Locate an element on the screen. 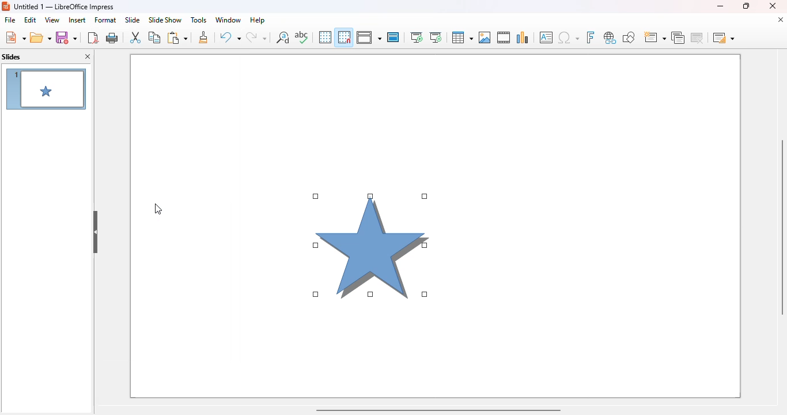  duplicate slide is located at coordinates (678, 37).